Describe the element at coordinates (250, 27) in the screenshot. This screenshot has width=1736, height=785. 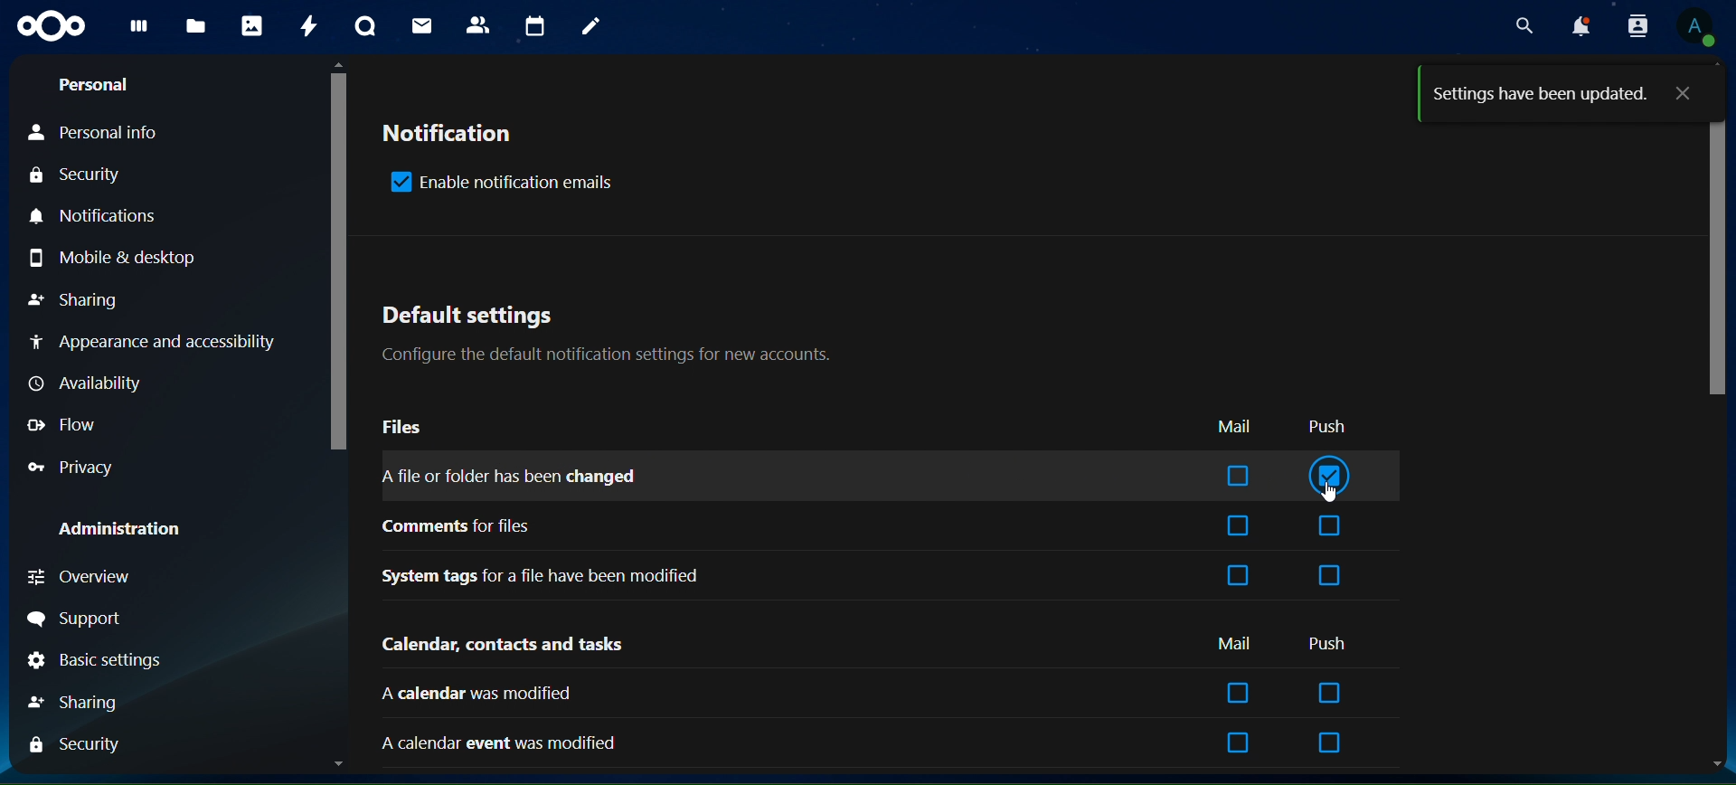
I see `photos` at that location.